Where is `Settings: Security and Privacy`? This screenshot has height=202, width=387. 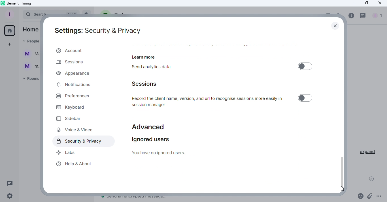
Settings: Security and Privacy is located at coordinates (98, 29).